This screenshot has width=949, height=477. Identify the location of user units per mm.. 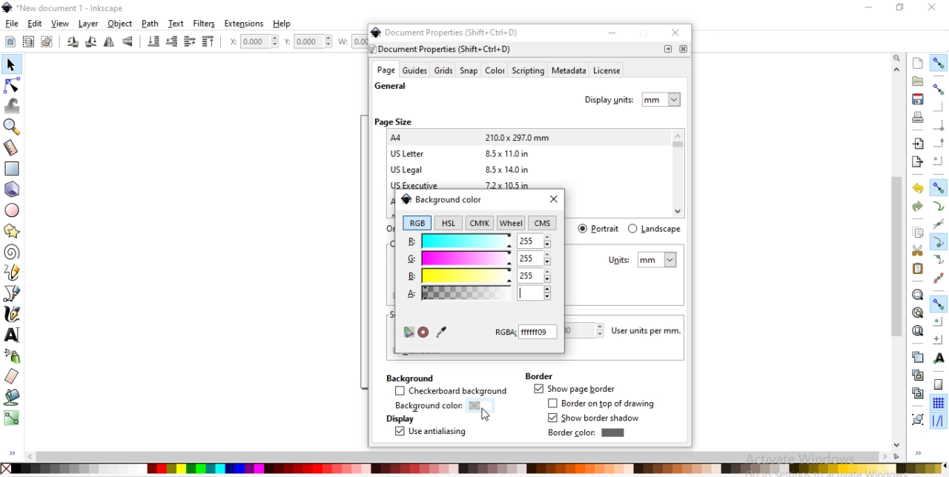
(650, 331).